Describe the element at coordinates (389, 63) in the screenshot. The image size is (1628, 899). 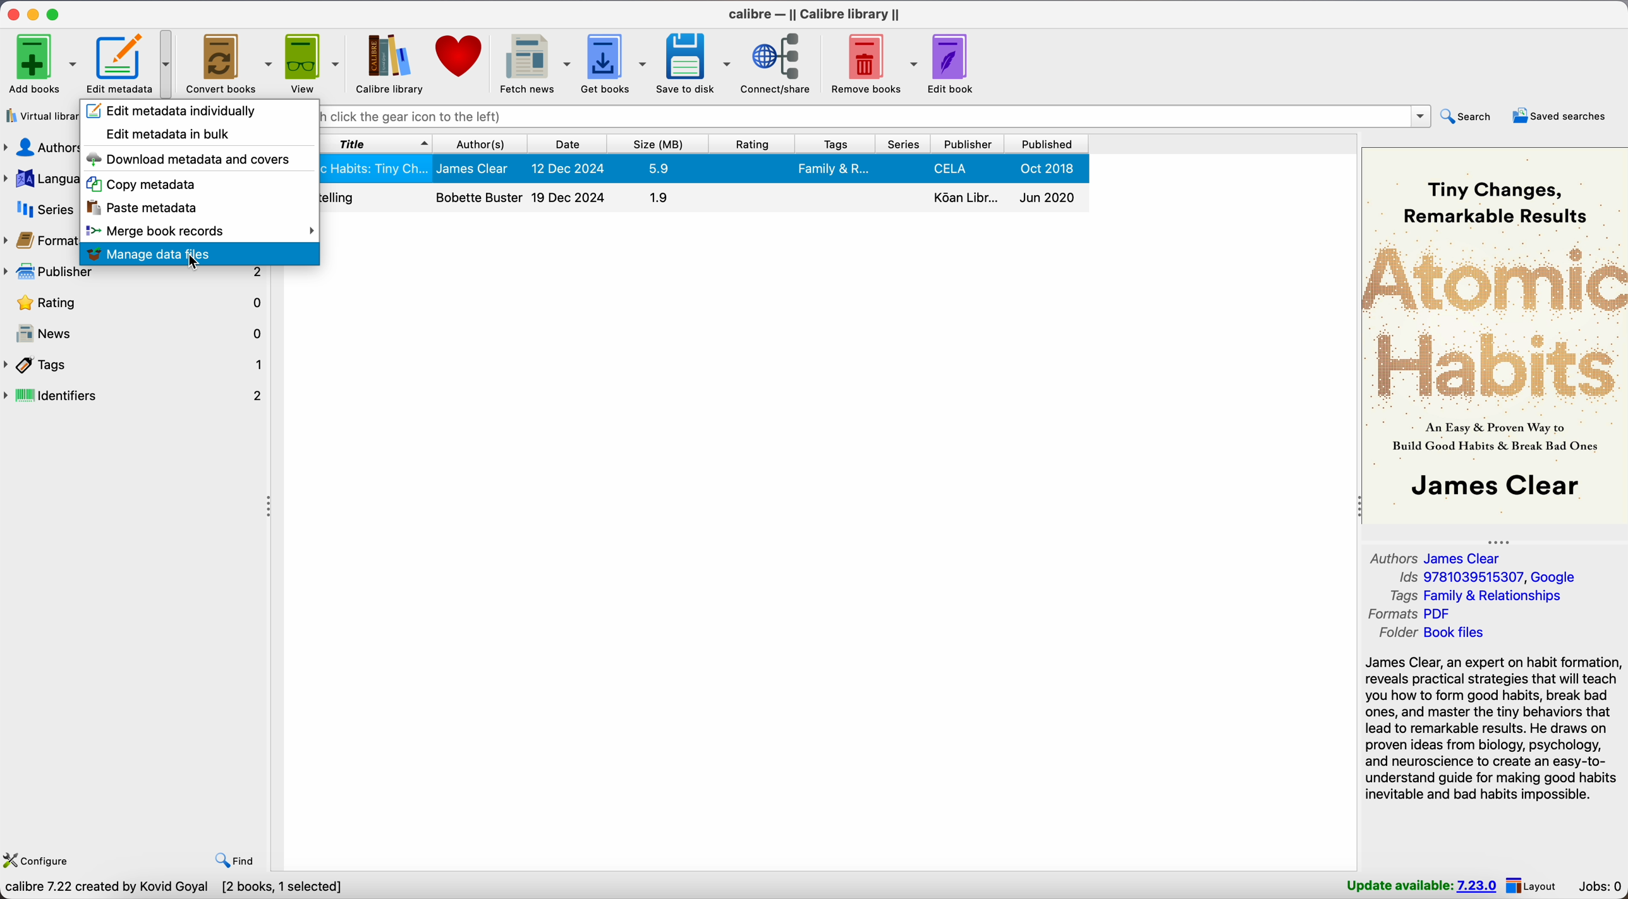
I see `Calibre library` at that location.